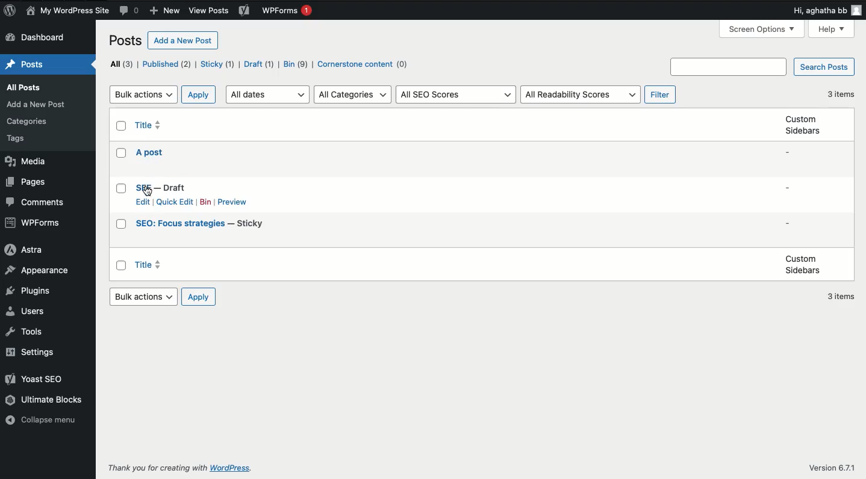 The width and height of the screenshot is (866, 479). I want to click on Comments, so click(34, 201).